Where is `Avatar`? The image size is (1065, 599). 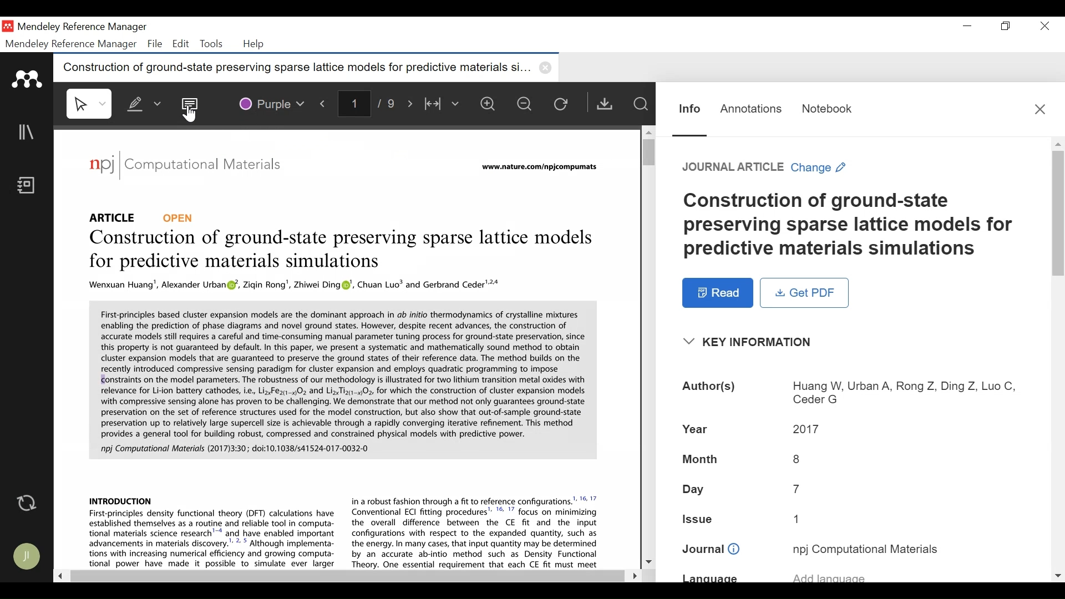 Avatar is located at coordinates (28, 557).